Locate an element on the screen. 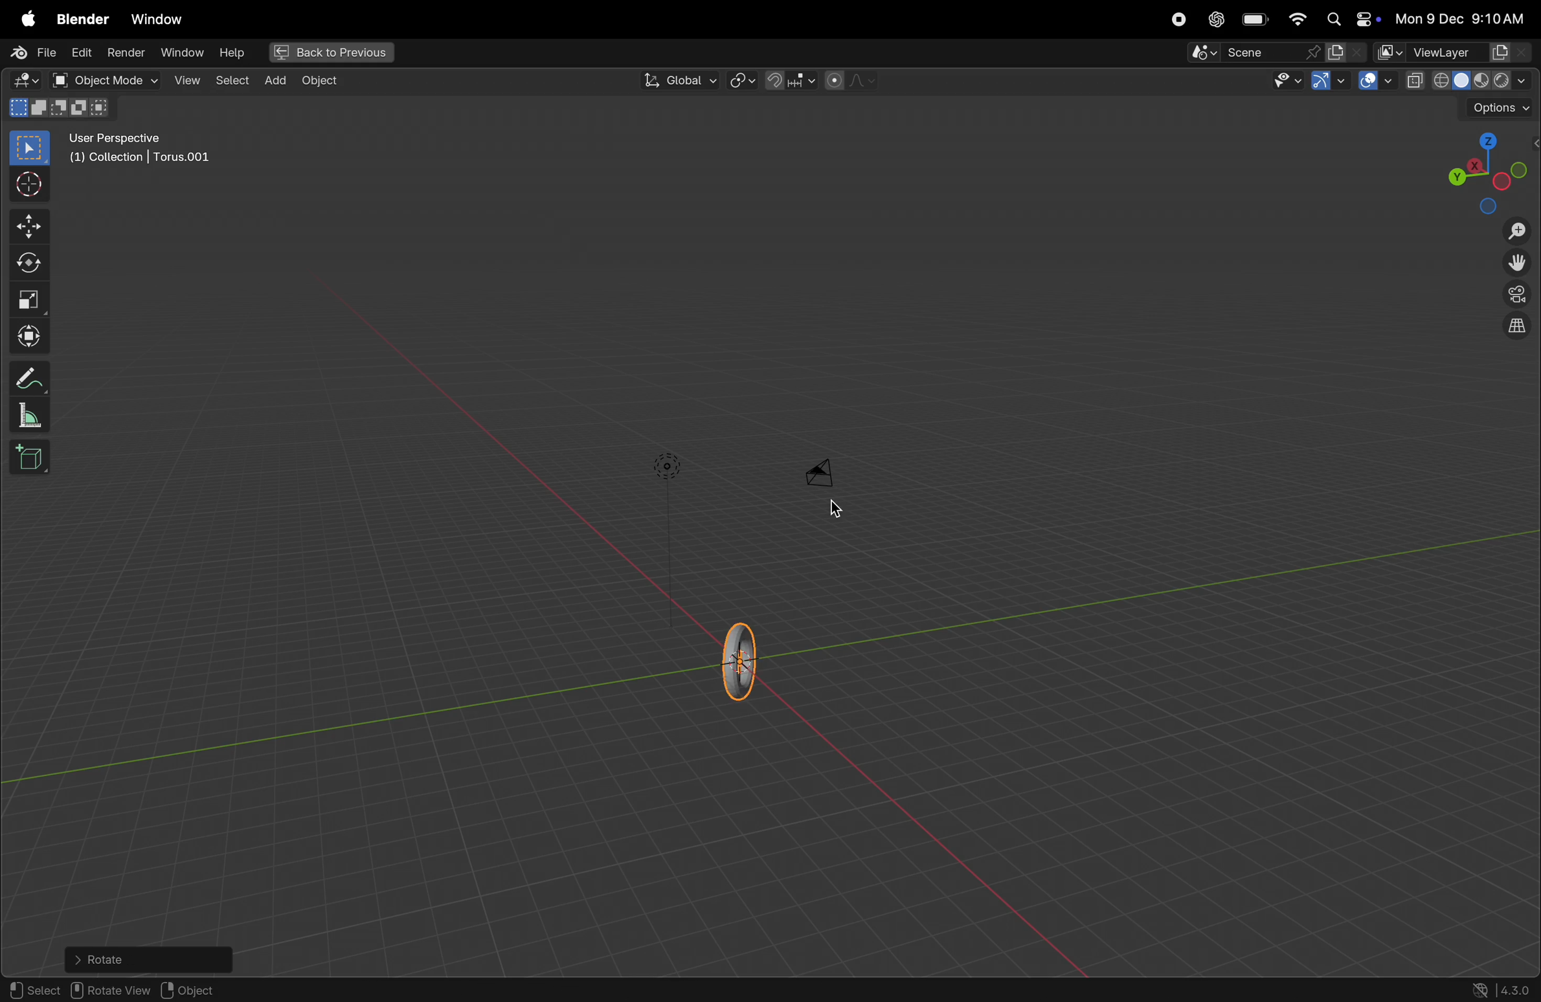 The image size is (1541, 1002). user perspectivr is located at coordinates (143, 151).